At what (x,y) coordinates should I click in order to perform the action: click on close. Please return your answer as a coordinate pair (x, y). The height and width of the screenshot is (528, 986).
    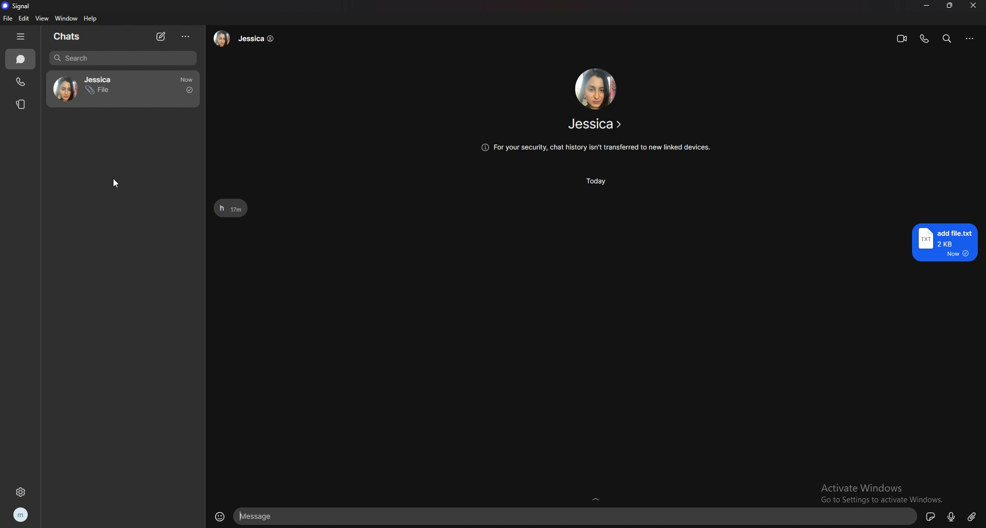
    Looking at the image, I should click on (971, 6).